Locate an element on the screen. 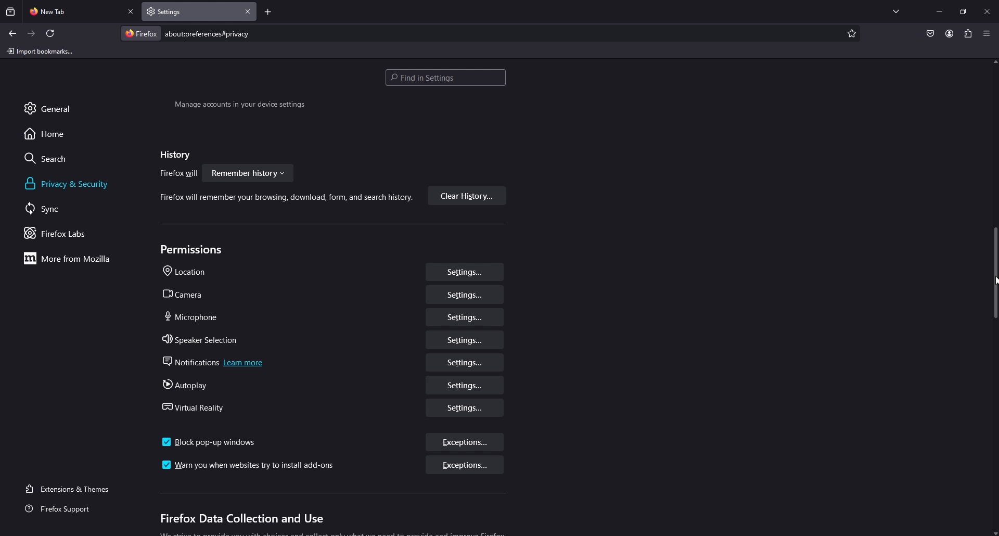 This screenshot has height=536, width=999. autoplay is located at coordinates (189, 385).